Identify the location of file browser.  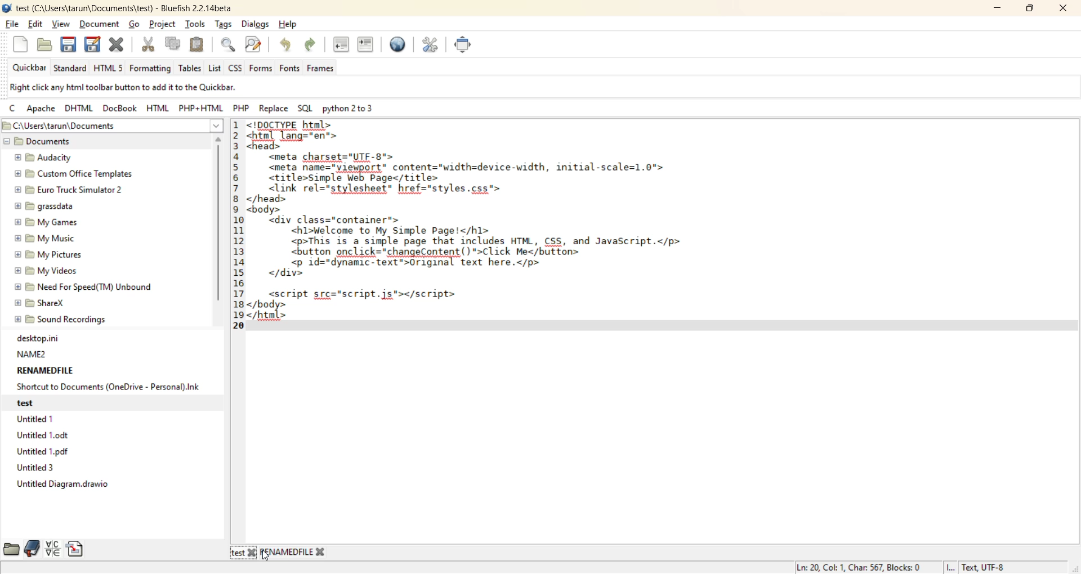
(12, 550).